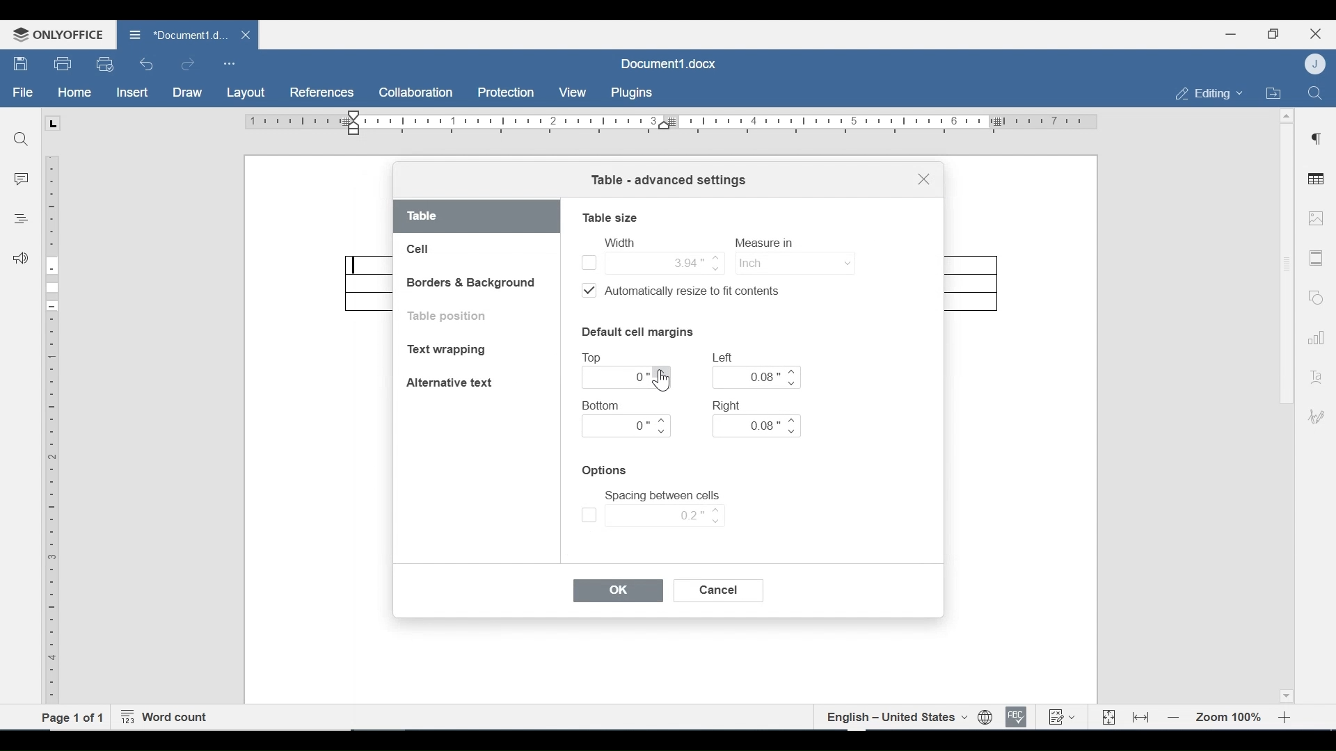 The image size is (1336, 751). What do you see at coordinates (630, 93) in the screenshot?
I see `Plugins` at bounding box center [630, 93].